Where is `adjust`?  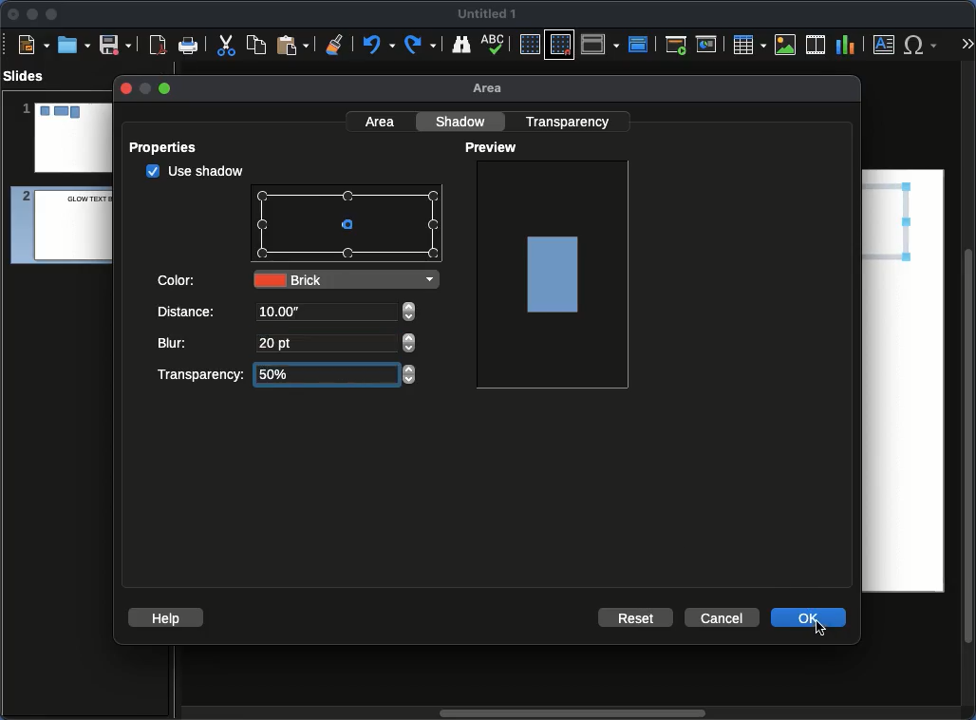
adjust is located at coordinates (409, 313).